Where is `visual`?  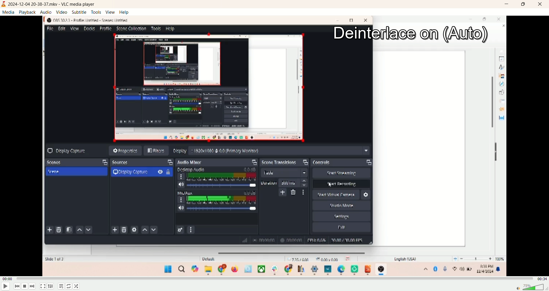 visual is located at coordinates (3, 5).